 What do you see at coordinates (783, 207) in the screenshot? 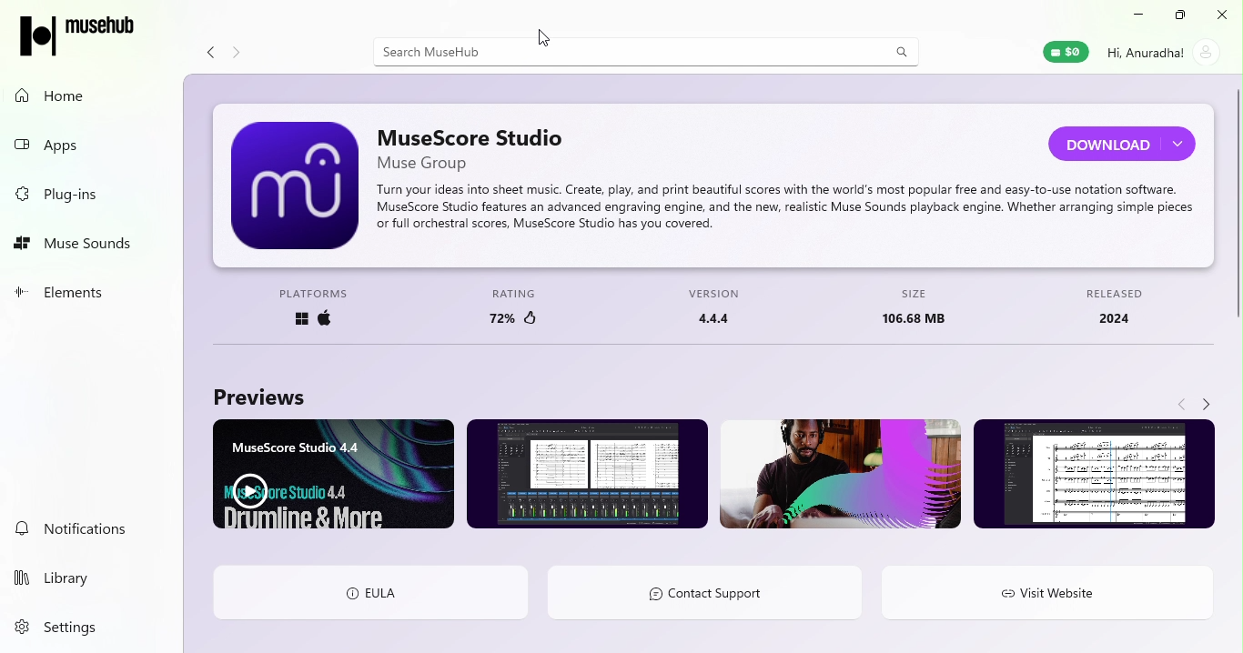
I see `text` at bounding box center [783, 207].